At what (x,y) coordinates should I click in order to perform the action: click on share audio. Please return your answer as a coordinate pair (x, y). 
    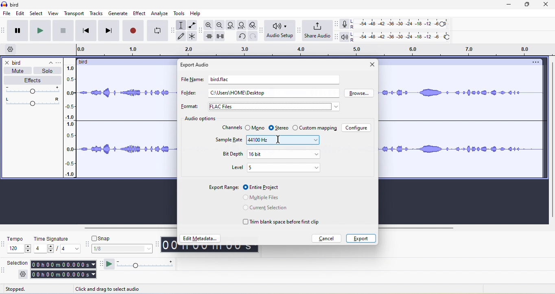
    Looking at the image, I should click on (317, 31).